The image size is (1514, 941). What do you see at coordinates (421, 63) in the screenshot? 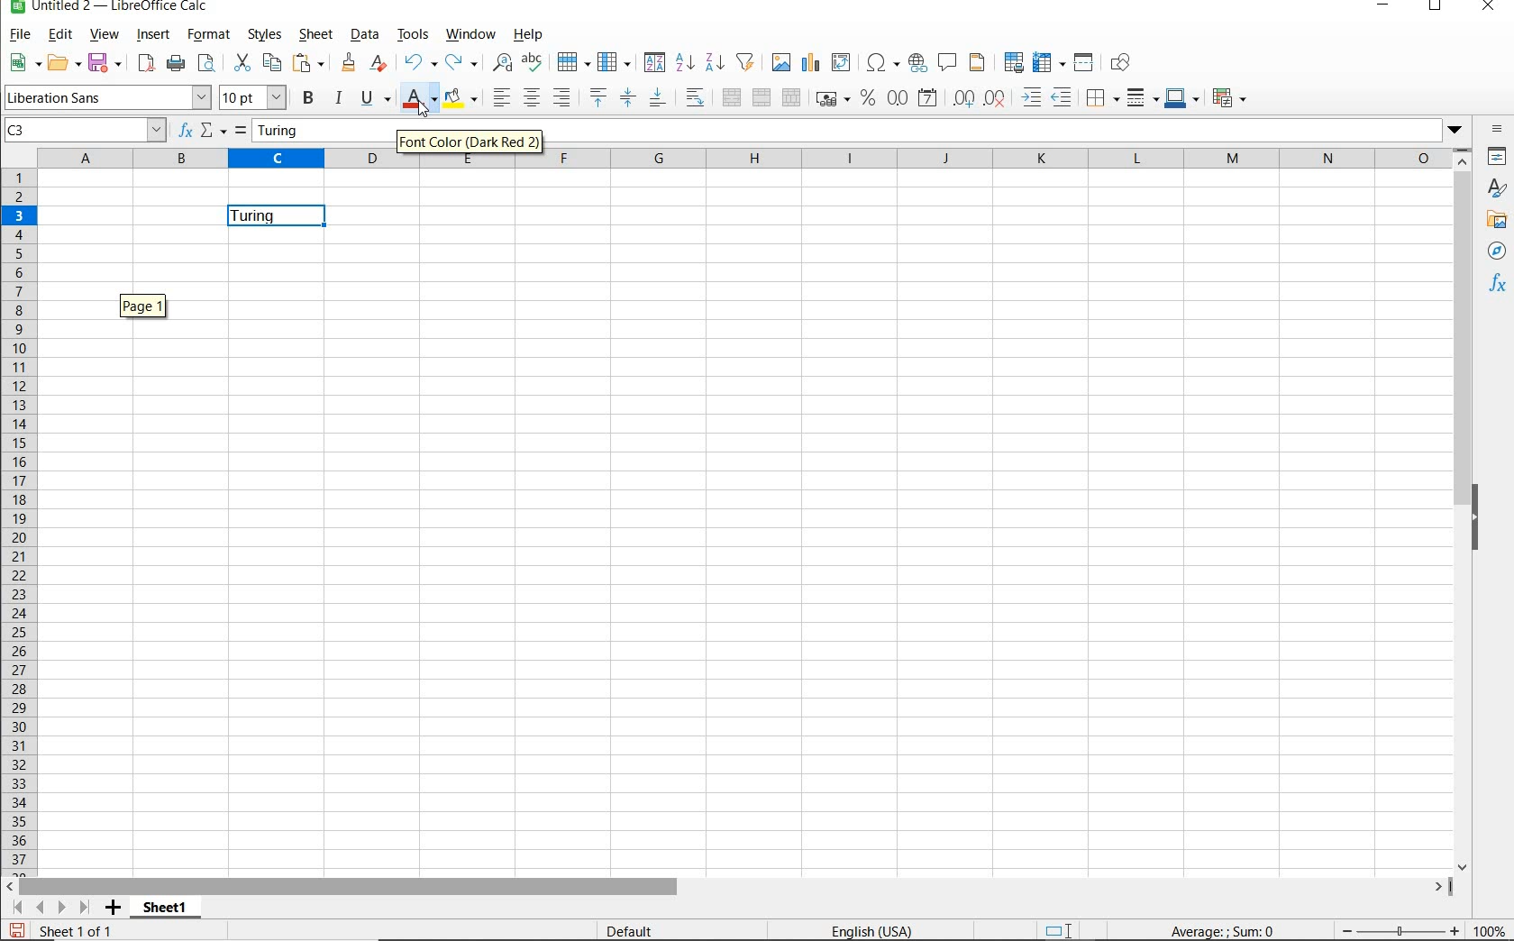
I see `UNDO` at bounding box center [421, 63].